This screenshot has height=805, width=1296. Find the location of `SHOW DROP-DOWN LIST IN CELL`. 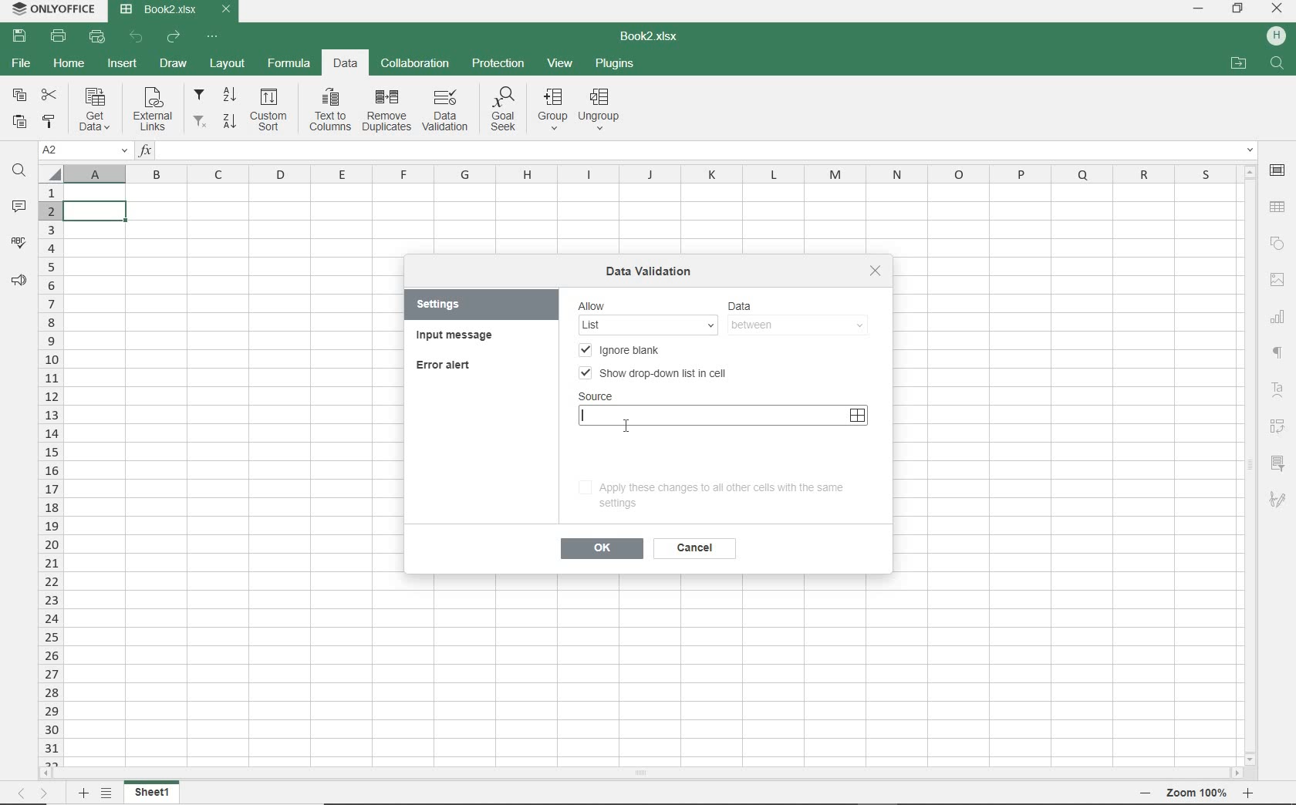

SHOW DROP-DOWN LIST IN CELL is located at coordinates (653, 372).